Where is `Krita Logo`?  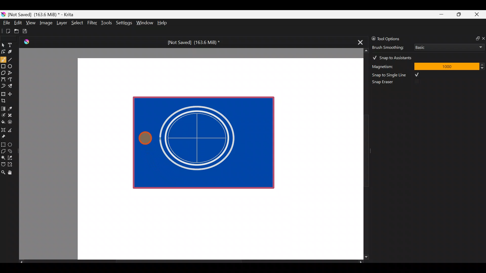
Krita Logo is located at coordinates (26, 42).